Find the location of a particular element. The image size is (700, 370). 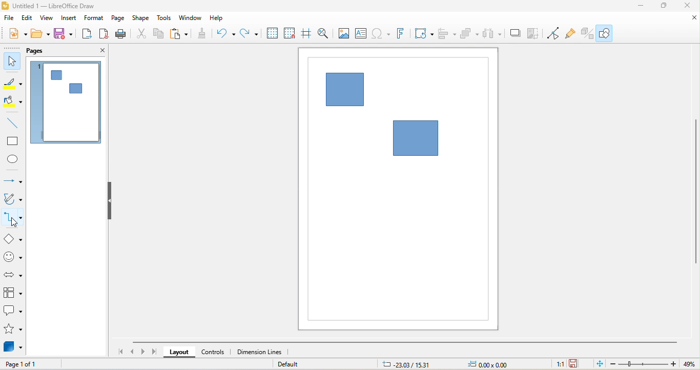

flow chart is located at coordinates (14, 293).